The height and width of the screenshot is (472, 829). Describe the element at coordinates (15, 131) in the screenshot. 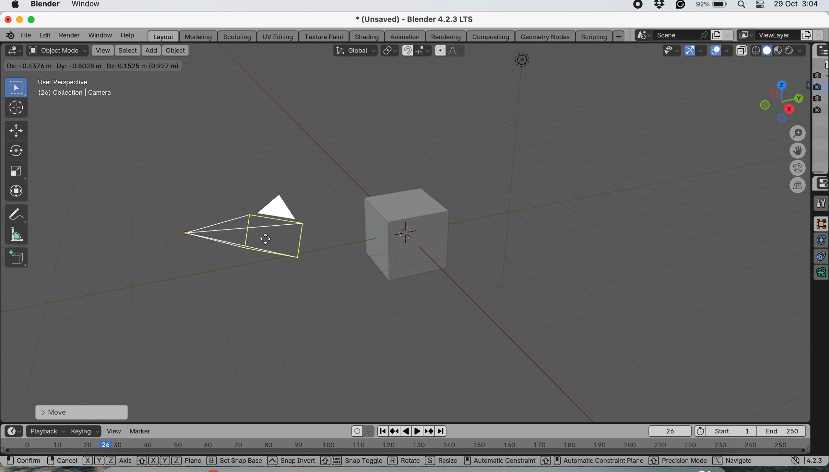

I see `move` at that location.